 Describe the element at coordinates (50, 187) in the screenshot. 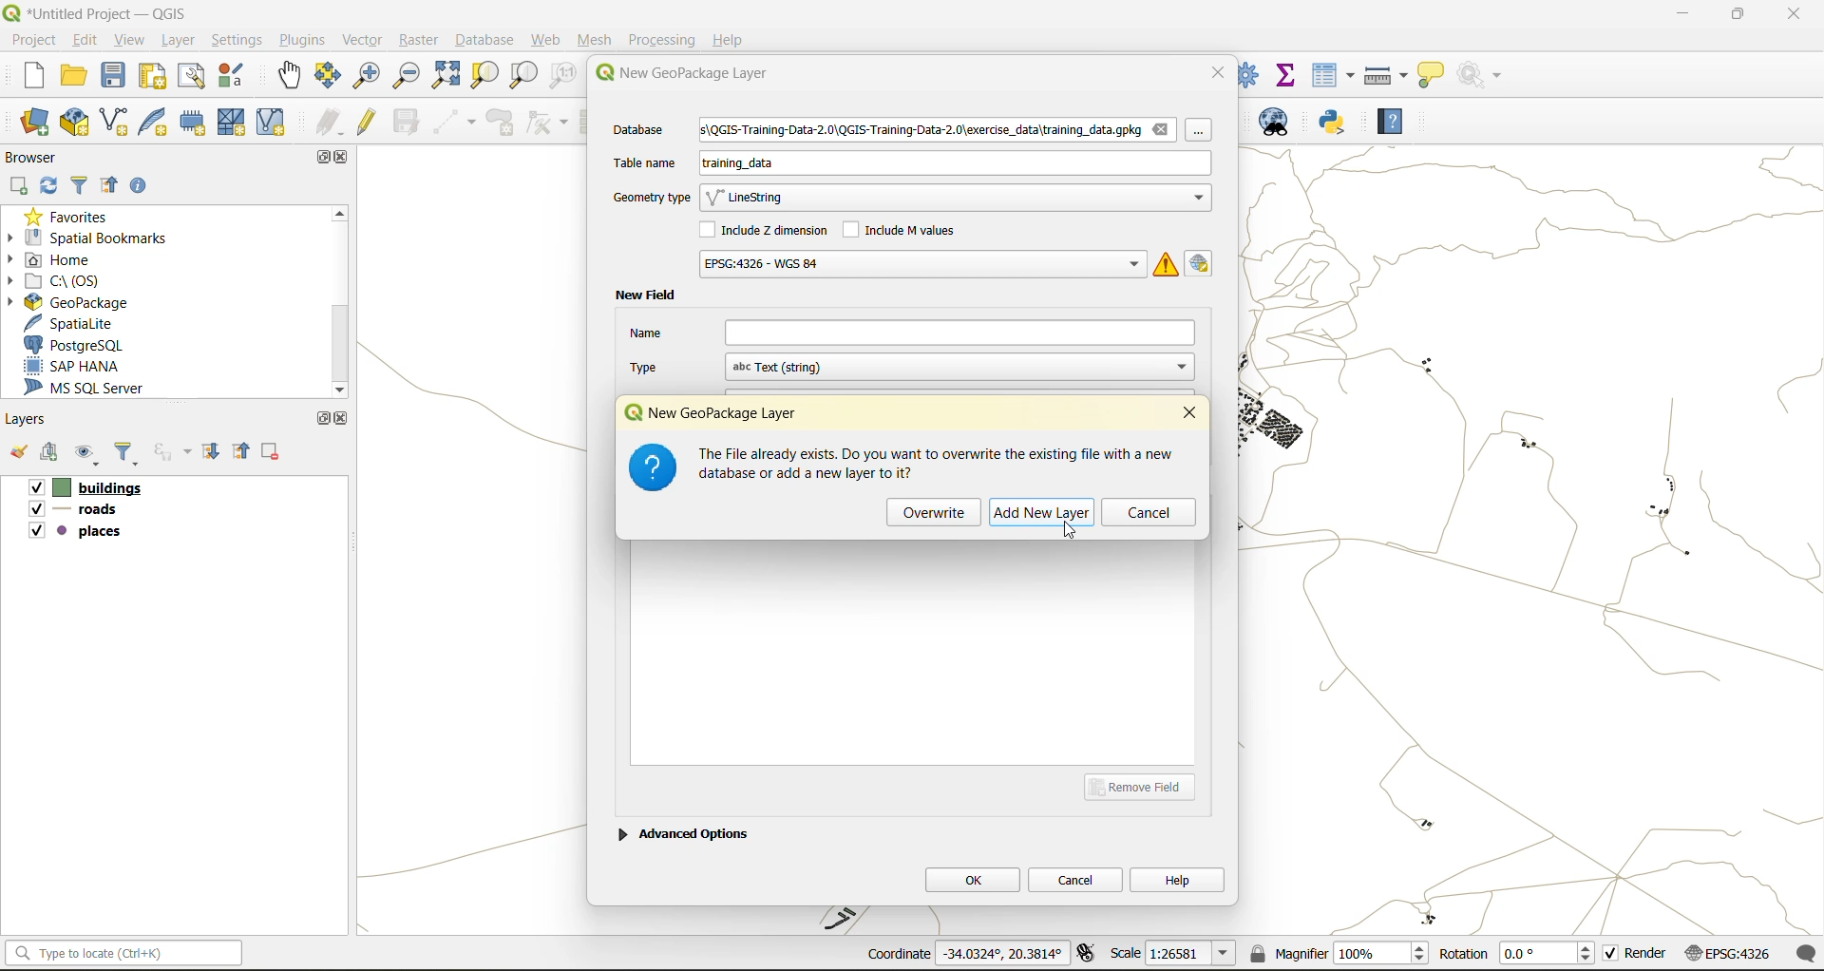

I see `refresh` at that location.